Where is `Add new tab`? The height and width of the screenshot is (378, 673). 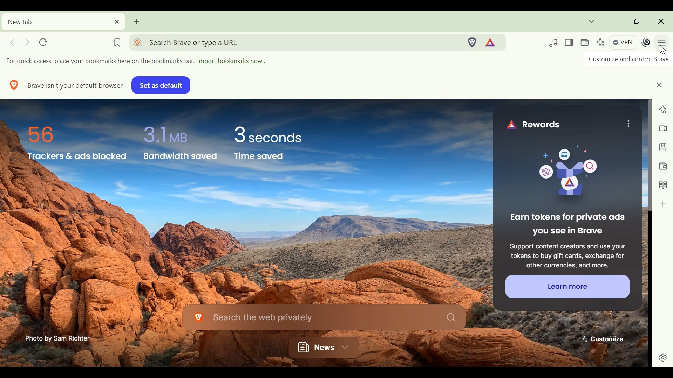
Add new tab is located at coordinates (137, 21).